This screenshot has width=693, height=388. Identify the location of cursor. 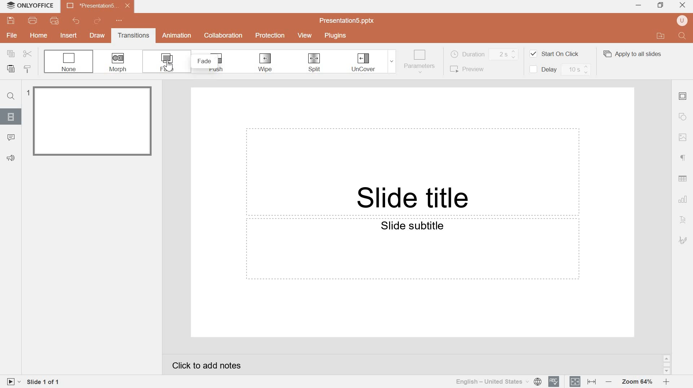
(169, 65).